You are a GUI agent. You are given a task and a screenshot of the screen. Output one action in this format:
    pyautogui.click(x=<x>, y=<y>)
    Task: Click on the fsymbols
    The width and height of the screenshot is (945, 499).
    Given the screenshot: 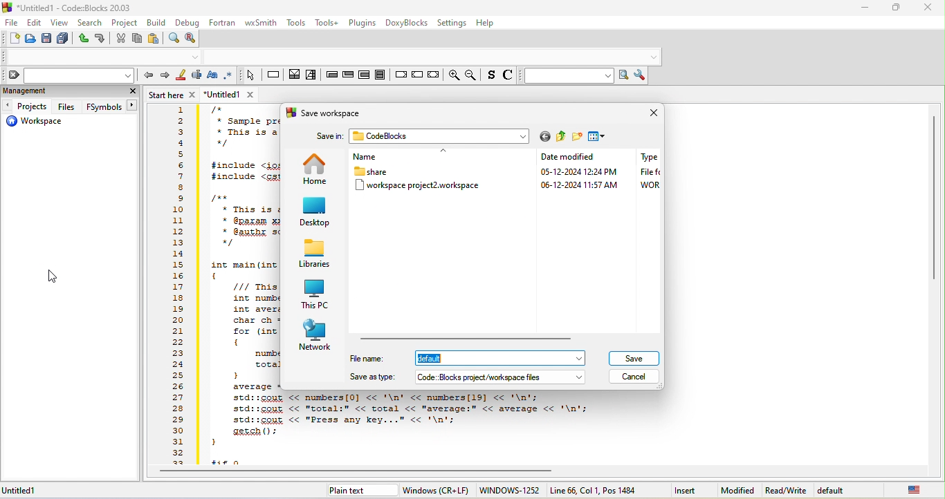 What is the action you would take?
    pyautogui.click(x=111, y=106)
    